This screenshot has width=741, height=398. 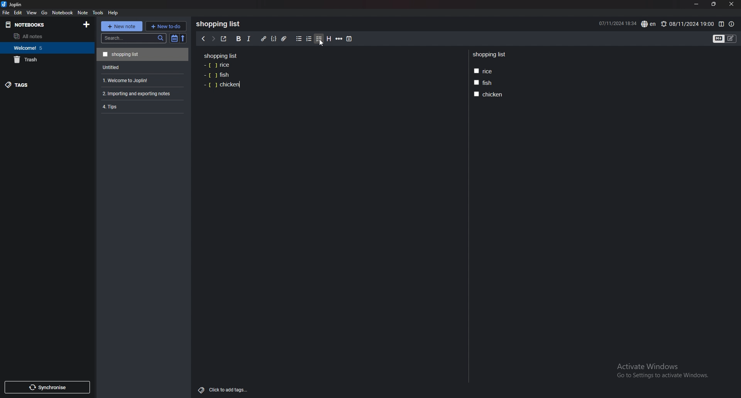 I want to click on previous, so click(x=203, y=39).